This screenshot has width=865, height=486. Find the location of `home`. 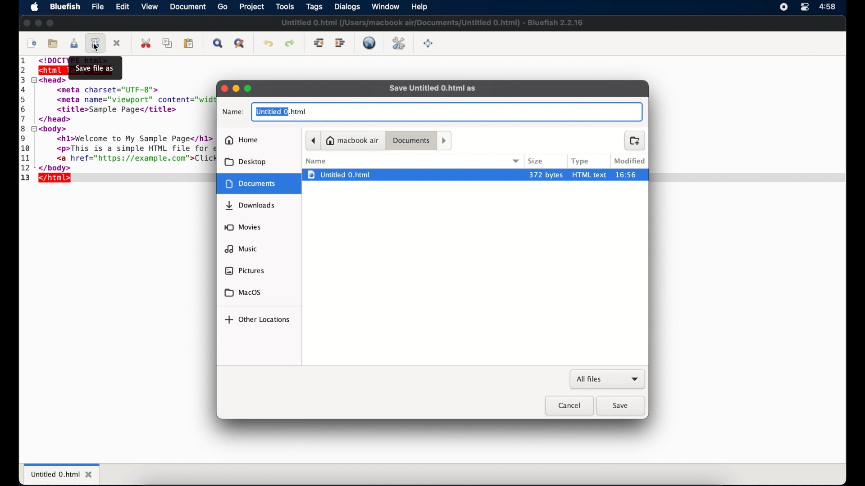

home is located at coordinates (241, 140).